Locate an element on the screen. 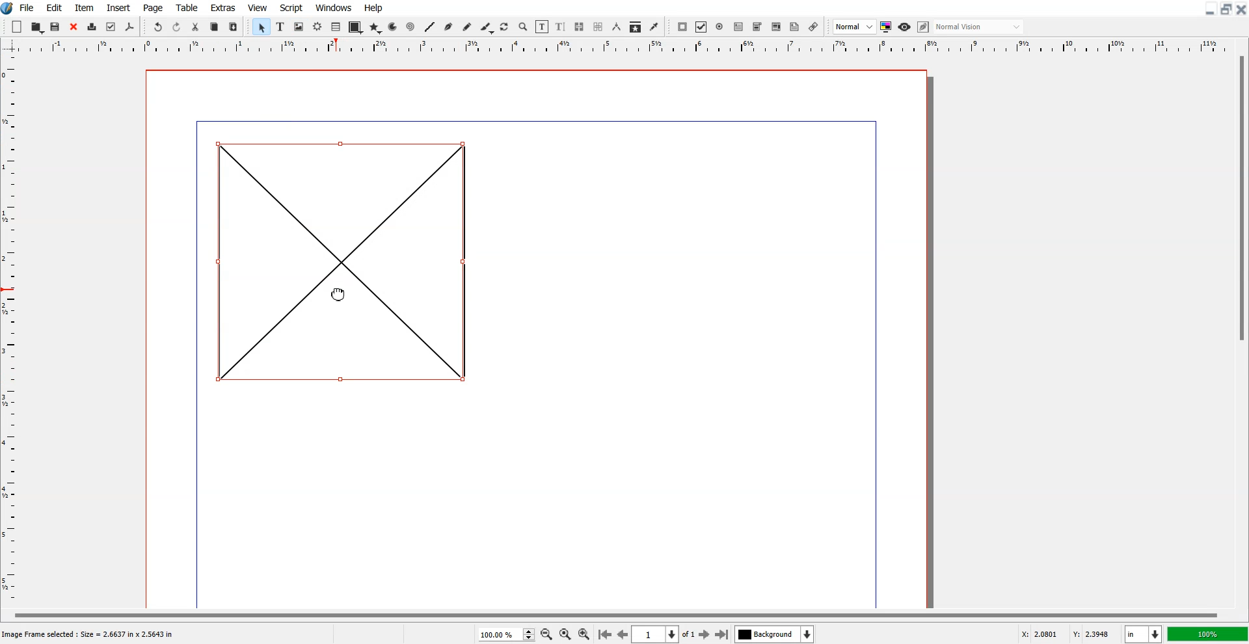  Go to last Page is located at coordinates (722, 634).